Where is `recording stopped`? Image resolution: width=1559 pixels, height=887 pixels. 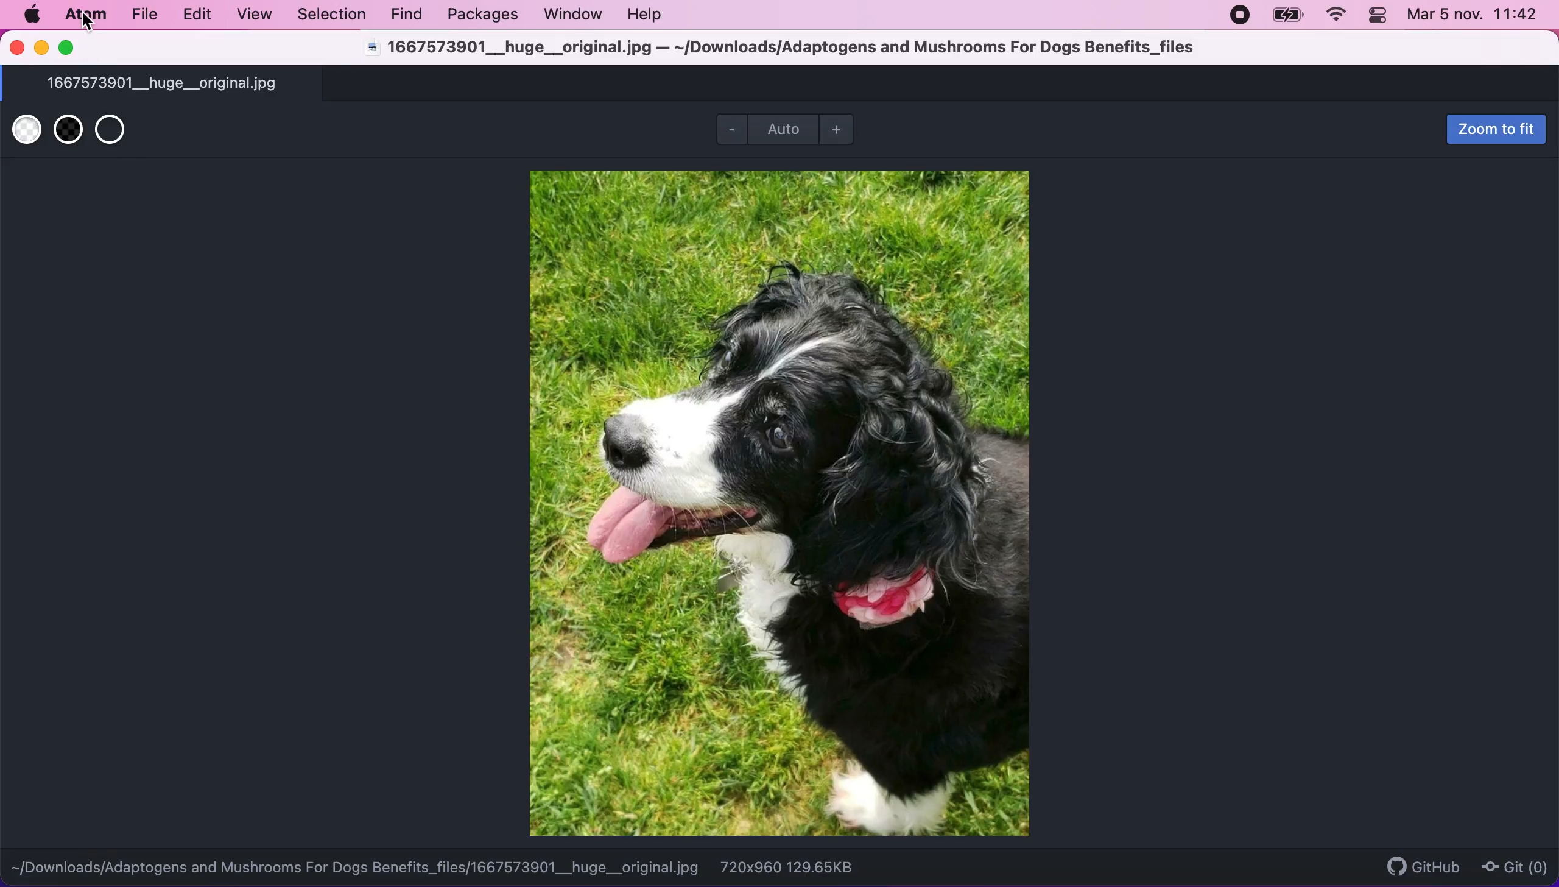 recording stopped is located at coordinates (1241, 16).